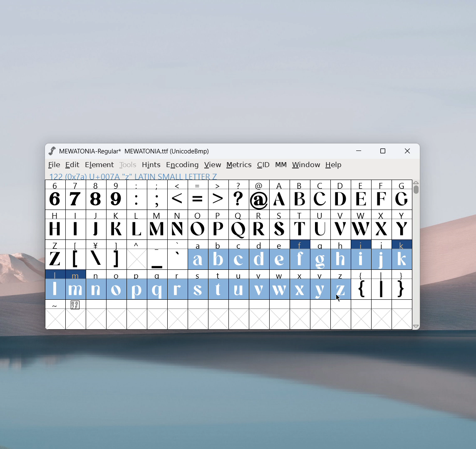 This screenshot has width=476, height=449. Describe the element at coordinates (157, 285) in the screenshot. I see `q` at that location.